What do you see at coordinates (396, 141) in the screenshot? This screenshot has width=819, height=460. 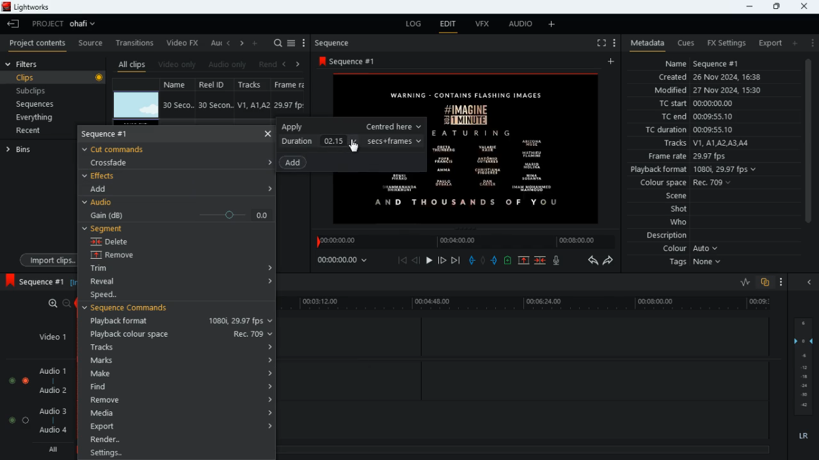 I see `secs + frames` at bounding box center [396, 141].